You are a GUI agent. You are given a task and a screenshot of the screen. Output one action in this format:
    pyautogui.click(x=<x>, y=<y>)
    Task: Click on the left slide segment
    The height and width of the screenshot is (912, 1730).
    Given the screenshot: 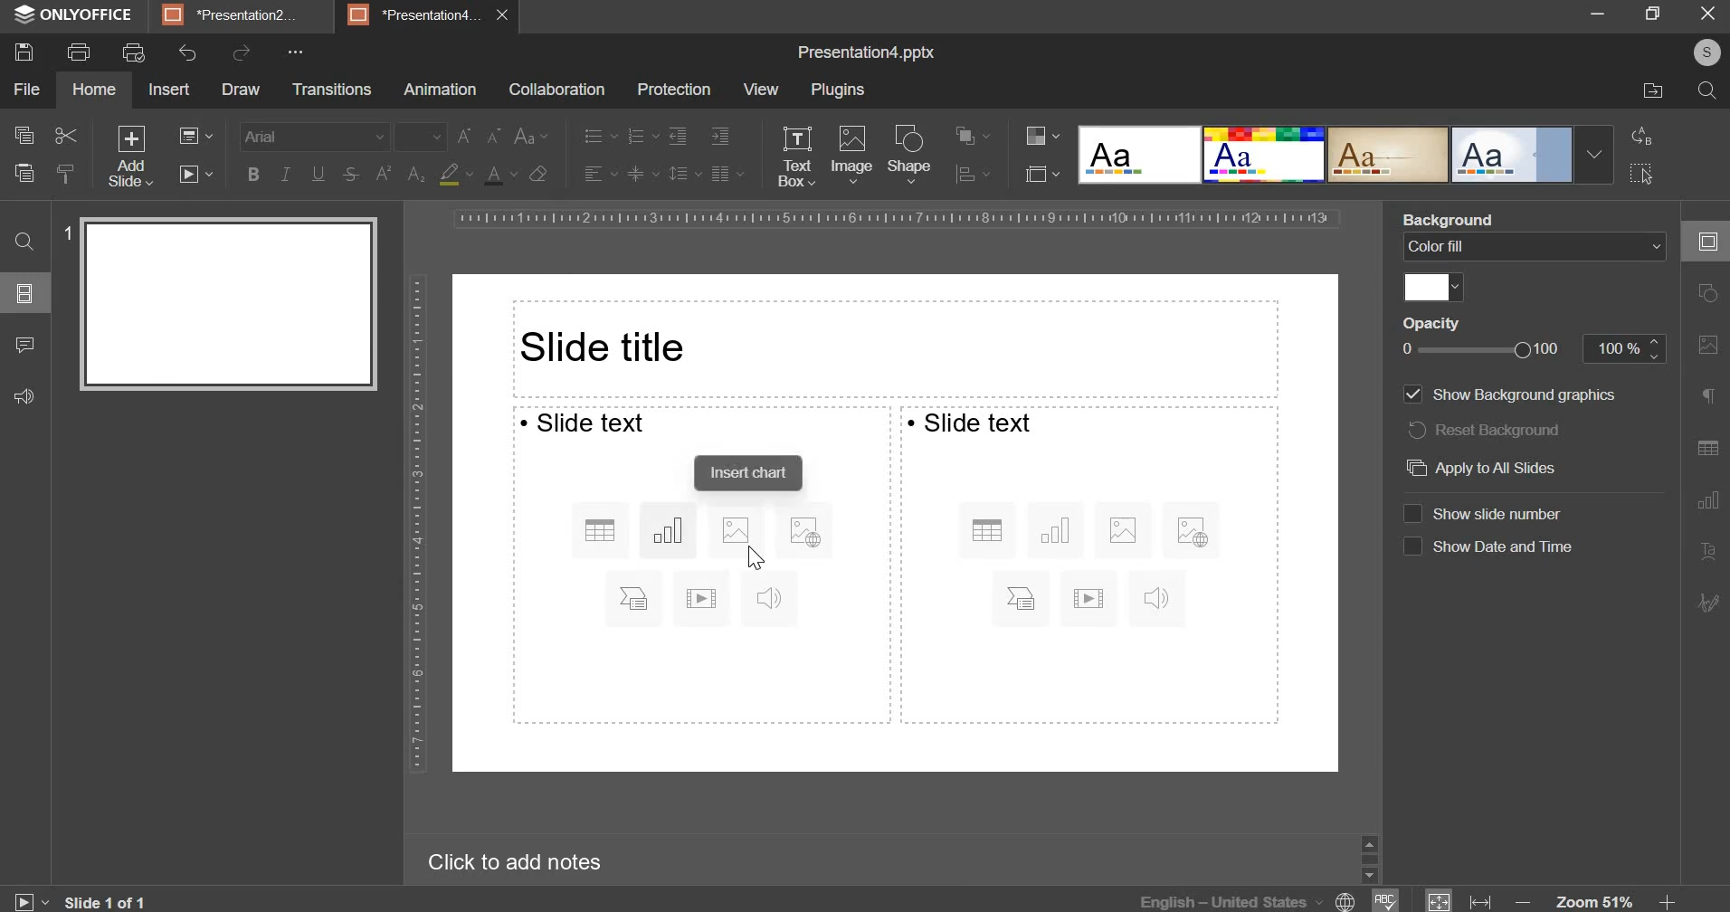 What is the action you would take?
    pyautogui.click(x=699, y=565)
    